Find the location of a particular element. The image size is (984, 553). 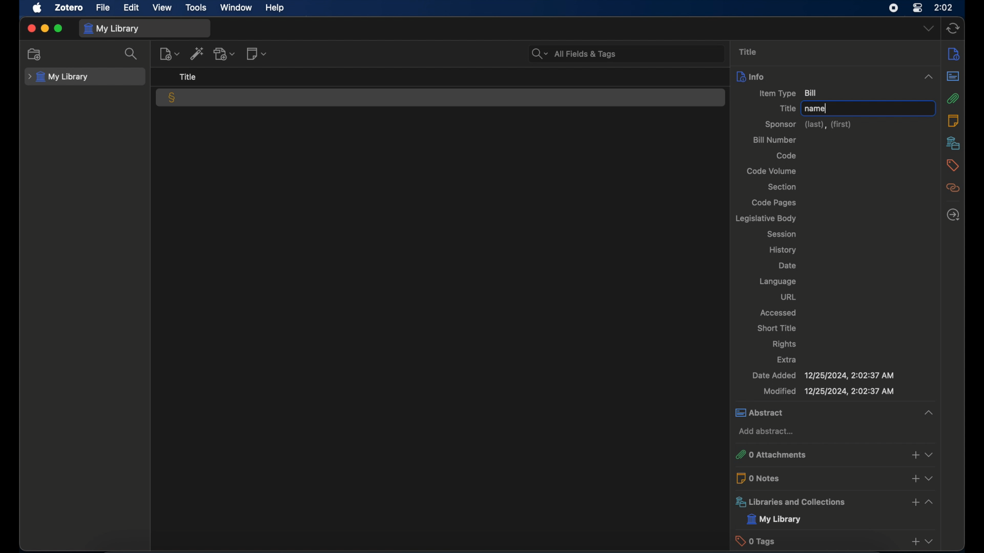

apple is located at coordinates (37, 8).